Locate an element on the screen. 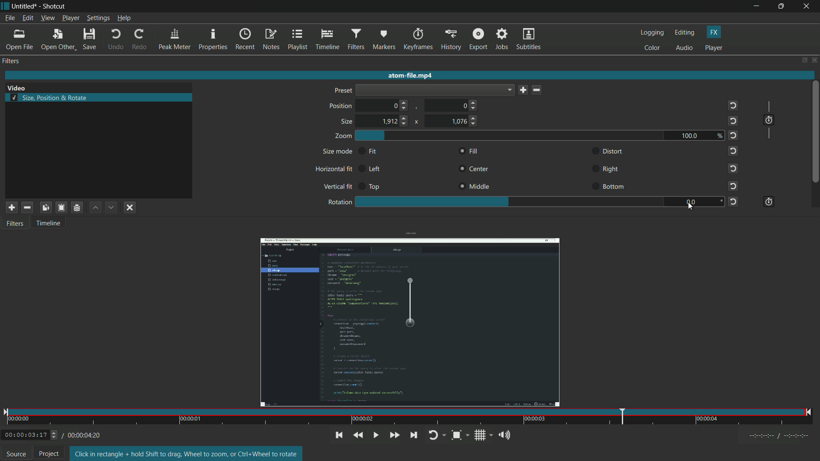 The width and height of the screenshot is (820, 461). toggle zoom is located at coordinates (460, 435).